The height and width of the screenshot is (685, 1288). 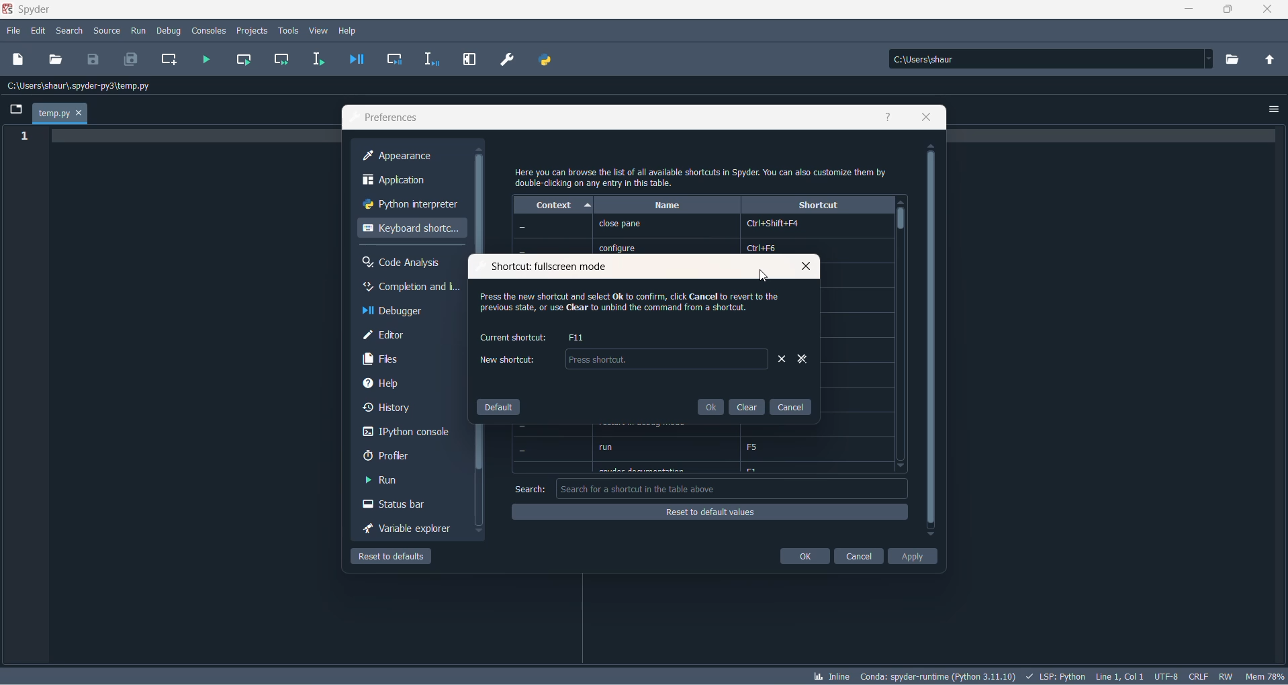 I want to click on shortcut, so click(x=817, y=205).